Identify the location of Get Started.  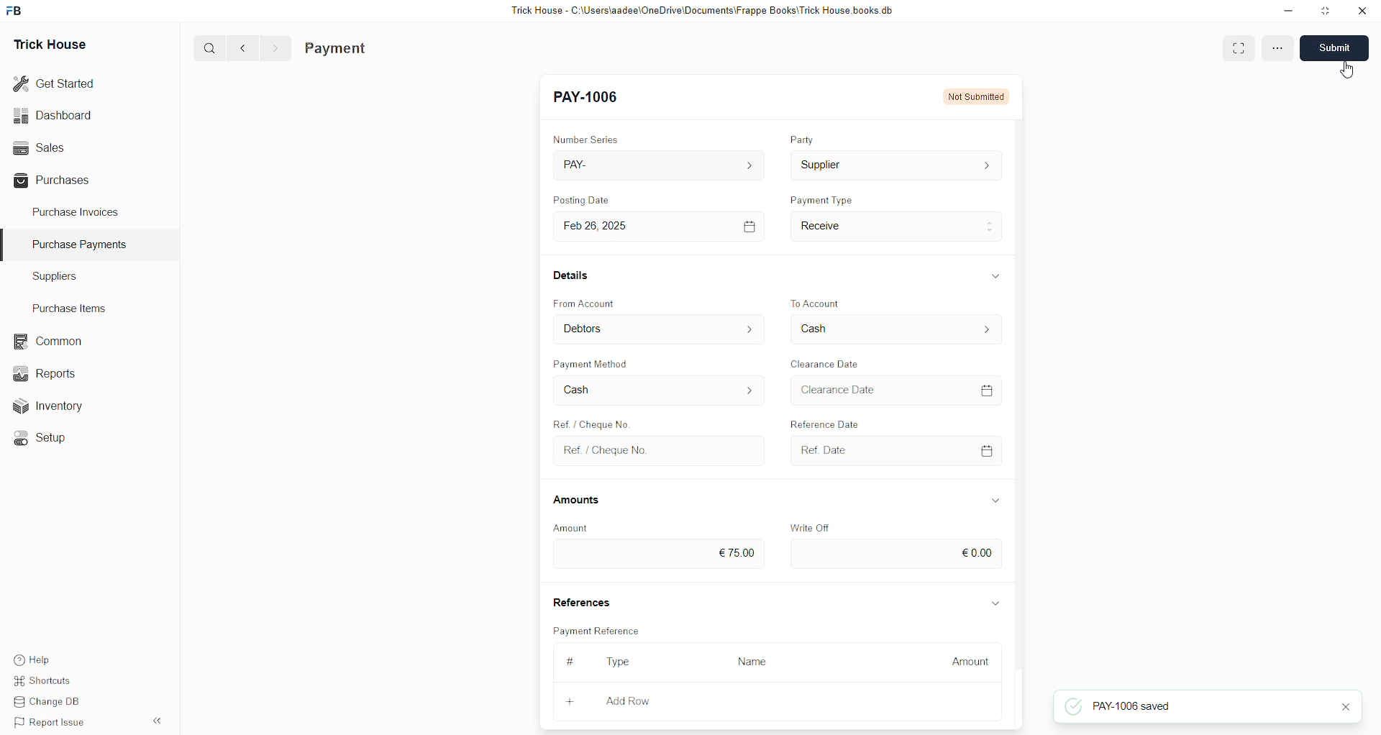
(57, 82).